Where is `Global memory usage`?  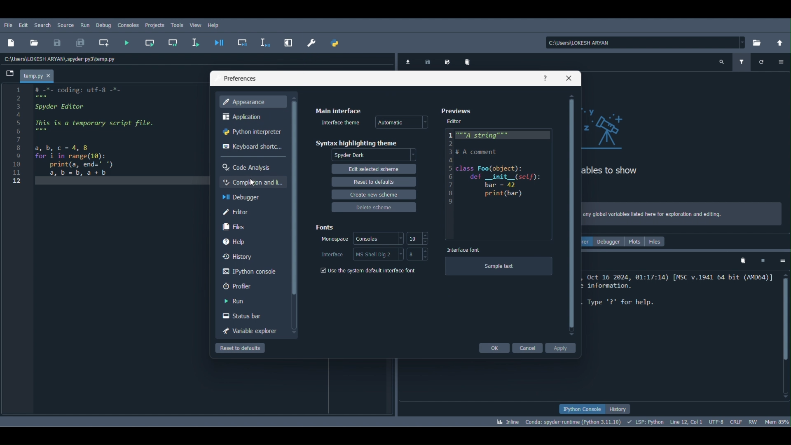 Global memory usage is located at coordinates (777, 421).